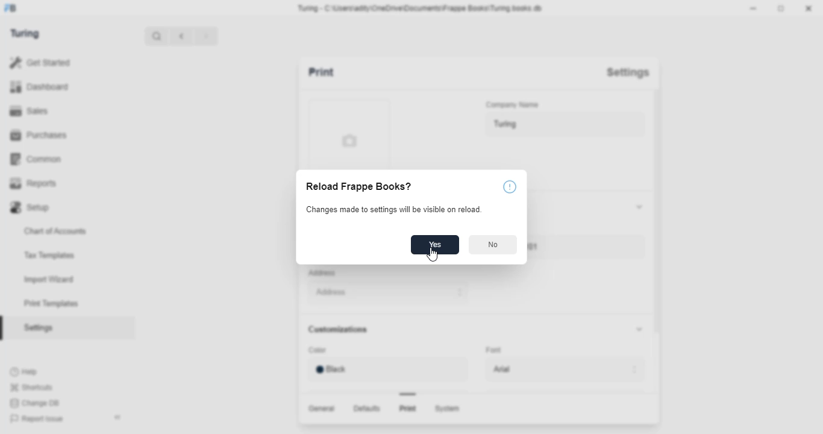 Image resolution: width=823 pixels, height=434 pixels. Describe the element at coordinates (393, 210) in the screenshot. I see `Changes made to settings will be visible on reload.` at that location.